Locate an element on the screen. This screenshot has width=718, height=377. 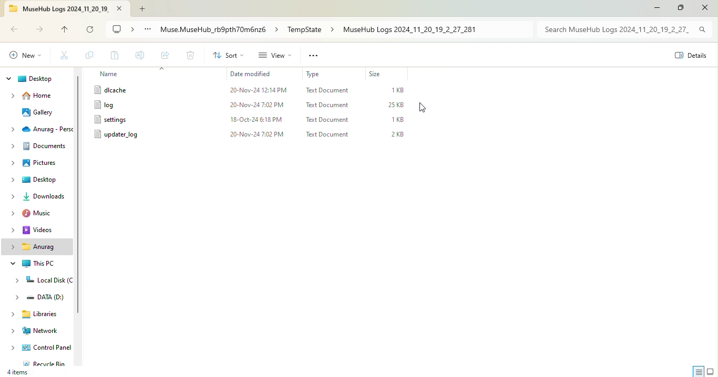
Libraries is located at coordinates (34, 315).